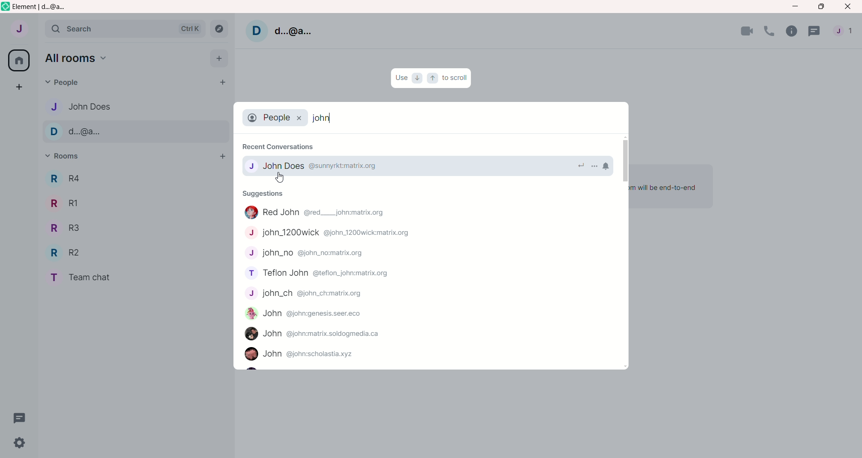 This screenshot has width=862, height=458. I want to click on teflon john, so click(320, 273).